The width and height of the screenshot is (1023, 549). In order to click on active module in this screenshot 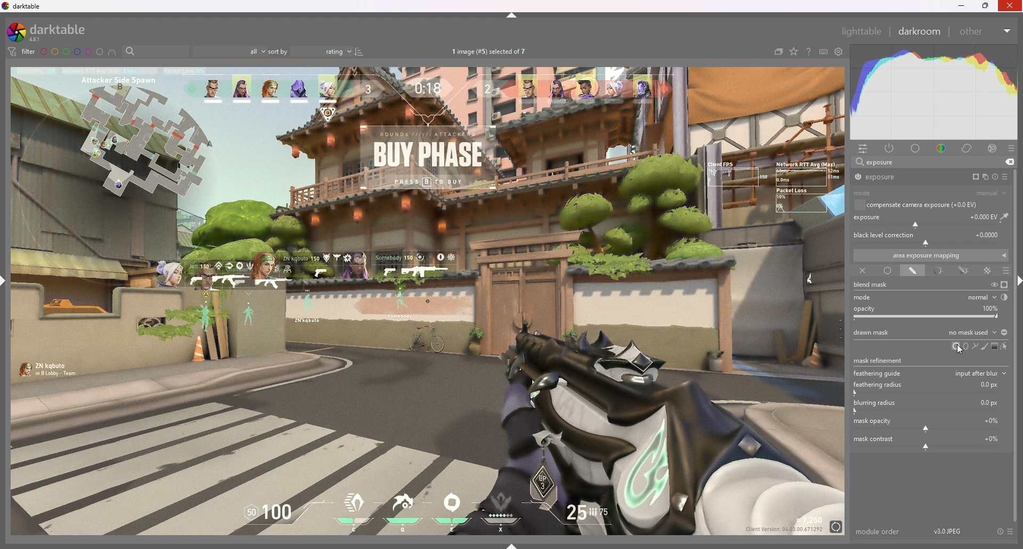, I will do `click(891, 149)`.